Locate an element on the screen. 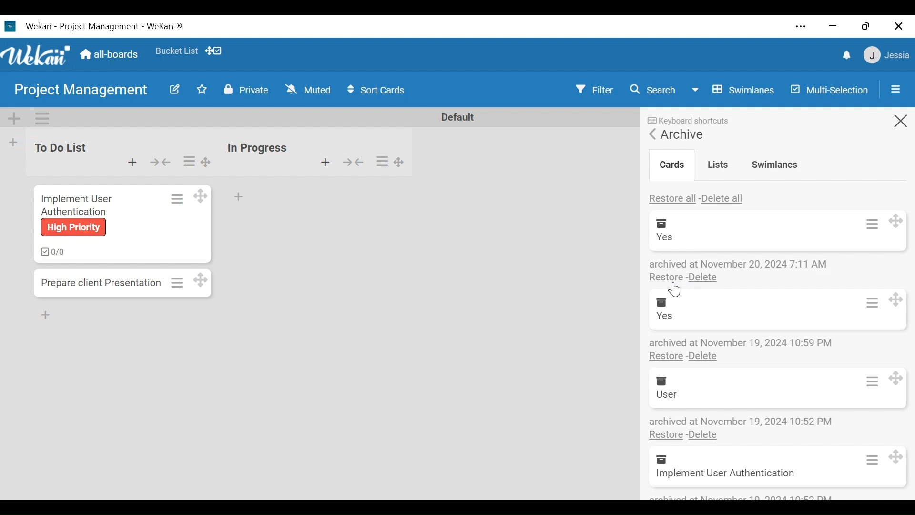 The image size is (915, 515). user is located at coordinates (667, 394).